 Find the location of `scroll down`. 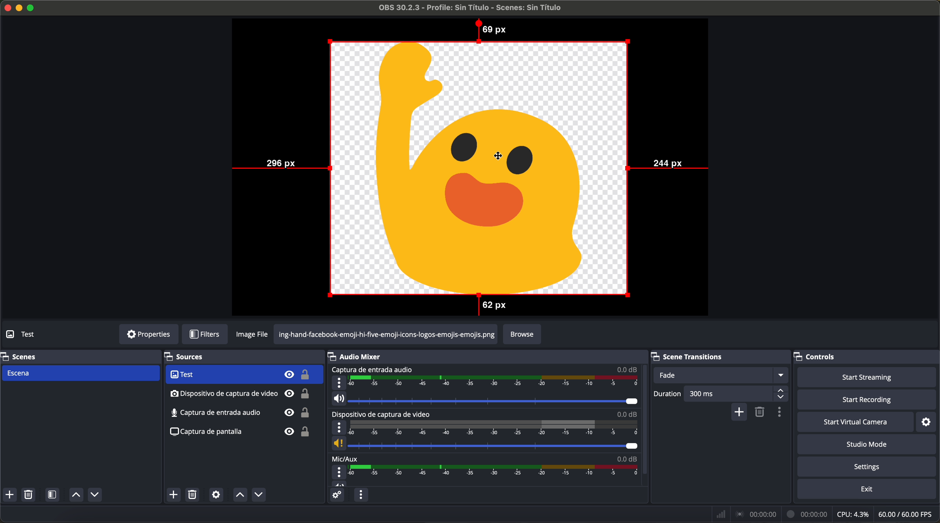

scroll down is located at coordinates (646, 412).